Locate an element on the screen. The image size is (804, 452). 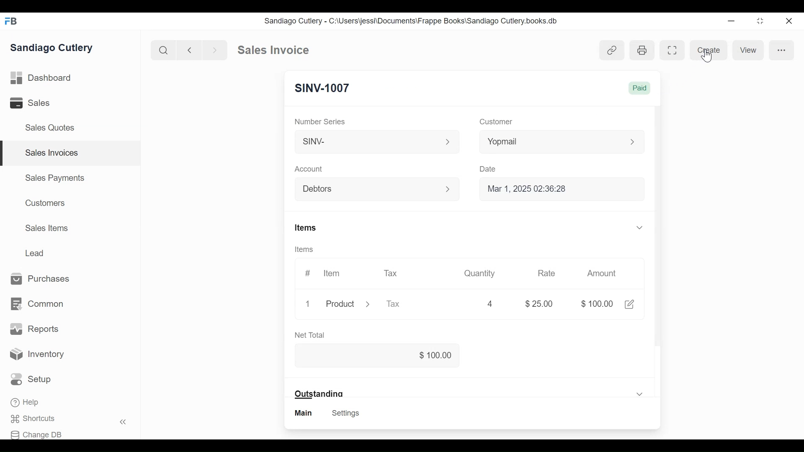
Yopmail  is located at coordinates (562, 142).